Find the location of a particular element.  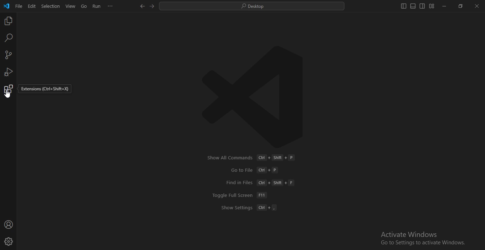

Extensions (Ctrl+Shift+X) is located at coordinates (44, 89).